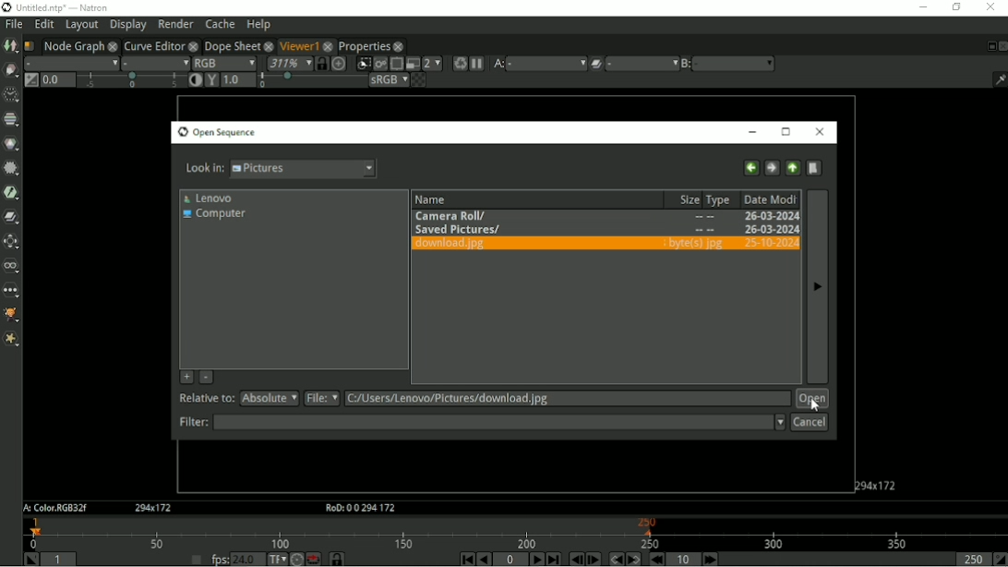 The width and height of the screenshot is (1008, 567). What do you see at coordinates (615, 559) in the screenshot?
I see `Previous keyframe` at bounding box center [615, 559].